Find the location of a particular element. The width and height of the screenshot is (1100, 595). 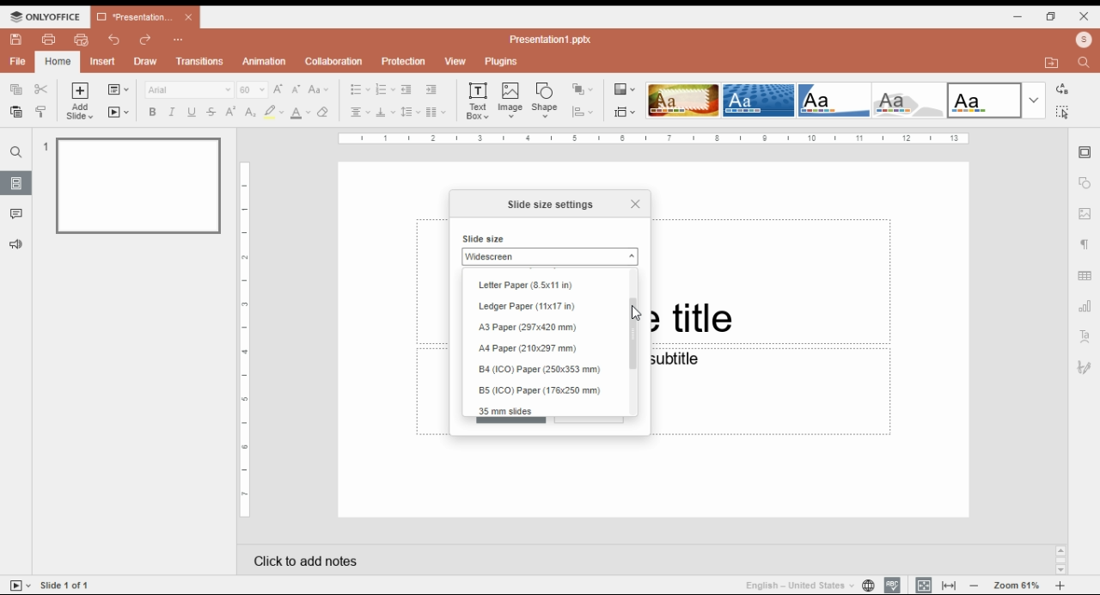

slide them option is located at coordinates (683, 100).